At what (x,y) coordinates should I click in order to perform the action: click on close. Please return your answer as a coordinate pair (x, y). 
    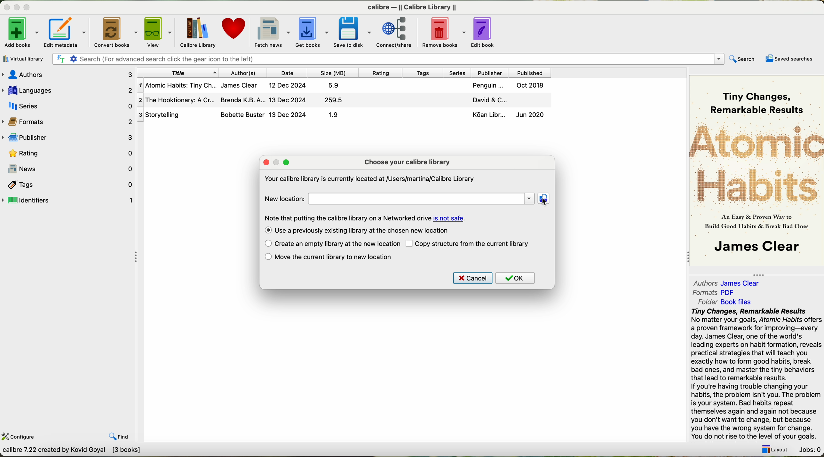
    Looking at the image, I should click on (266, 162).